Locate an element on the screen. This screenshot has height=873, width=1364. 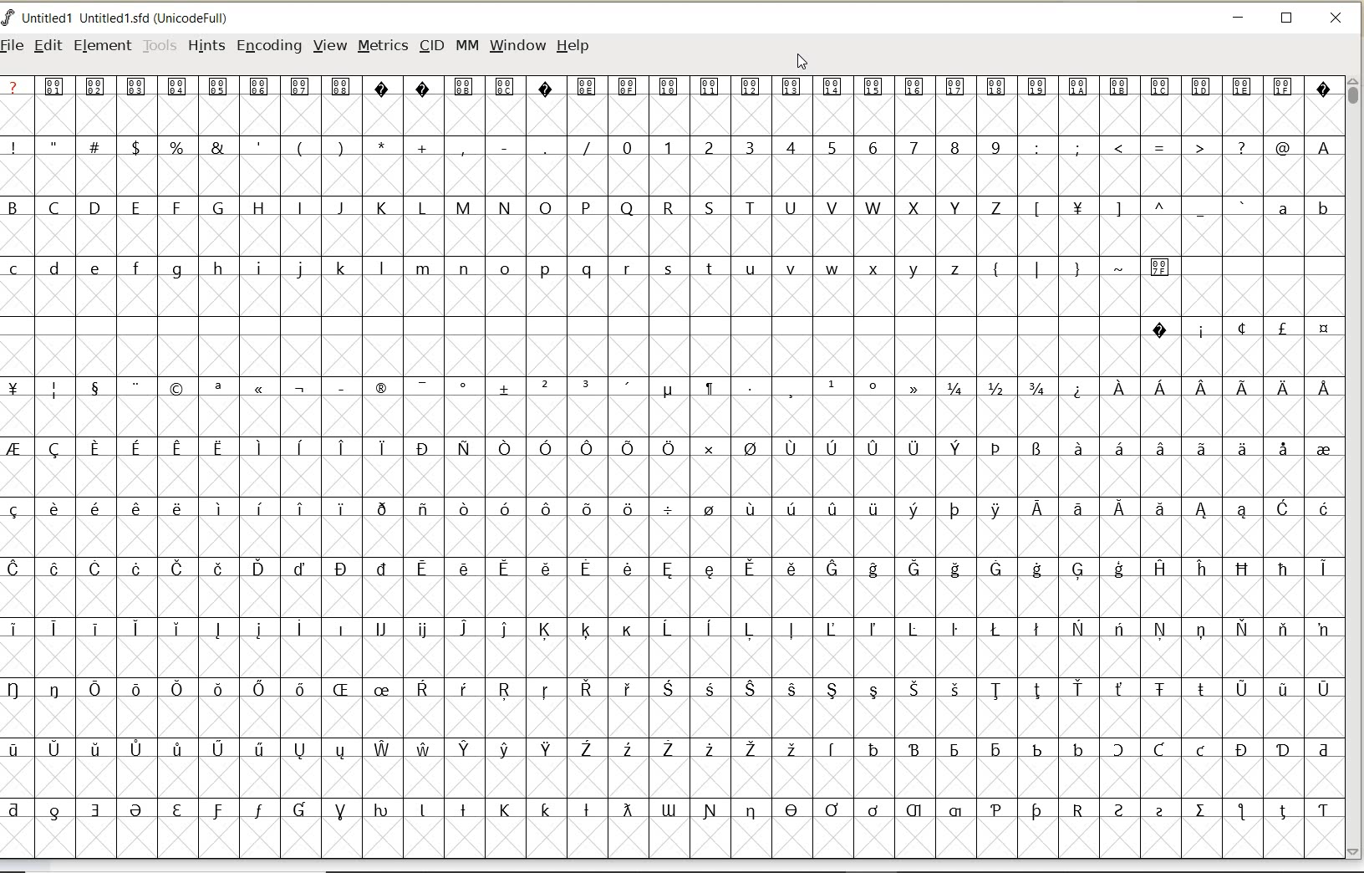
special characters is located at coordinates (669, 598).